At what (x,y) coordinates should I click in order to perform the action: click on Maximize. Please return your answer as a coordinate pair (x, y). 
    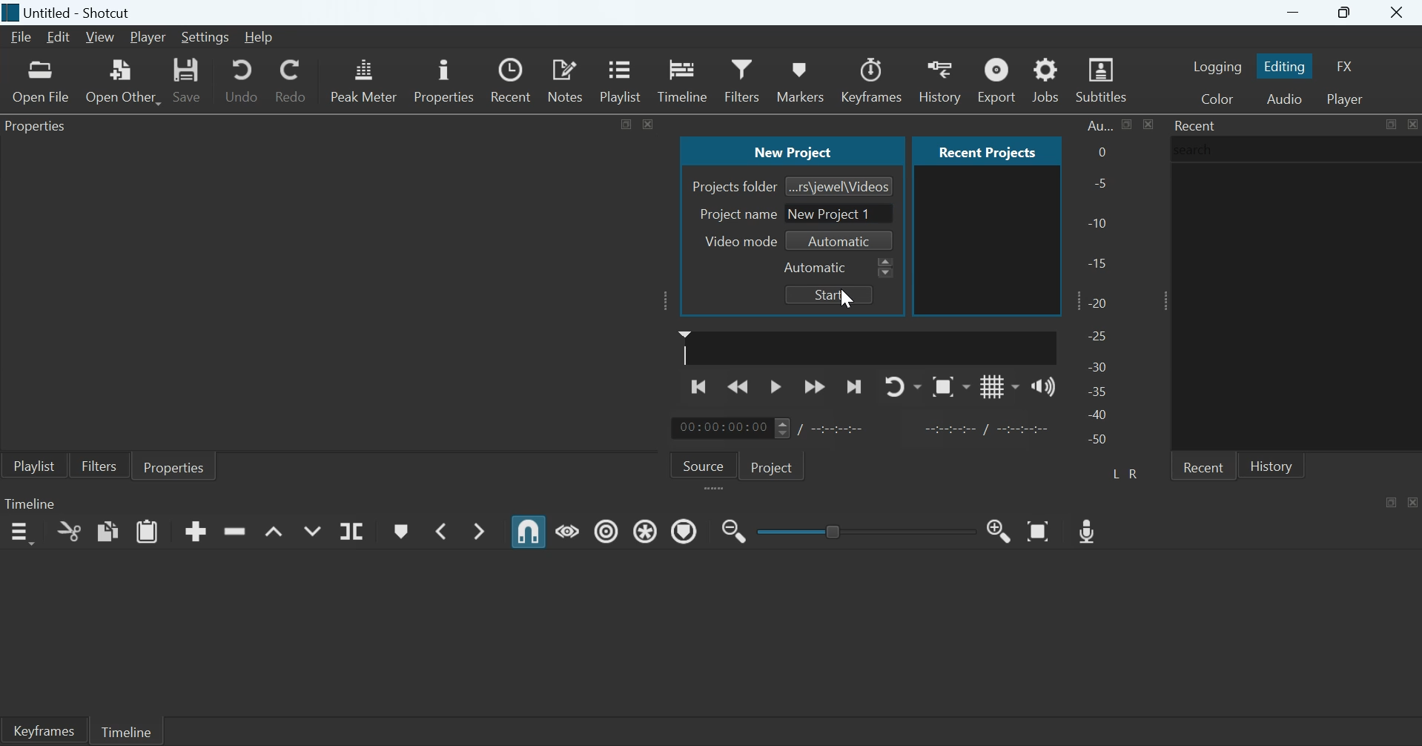
    Looking at the image, I should click on (1128, 124).